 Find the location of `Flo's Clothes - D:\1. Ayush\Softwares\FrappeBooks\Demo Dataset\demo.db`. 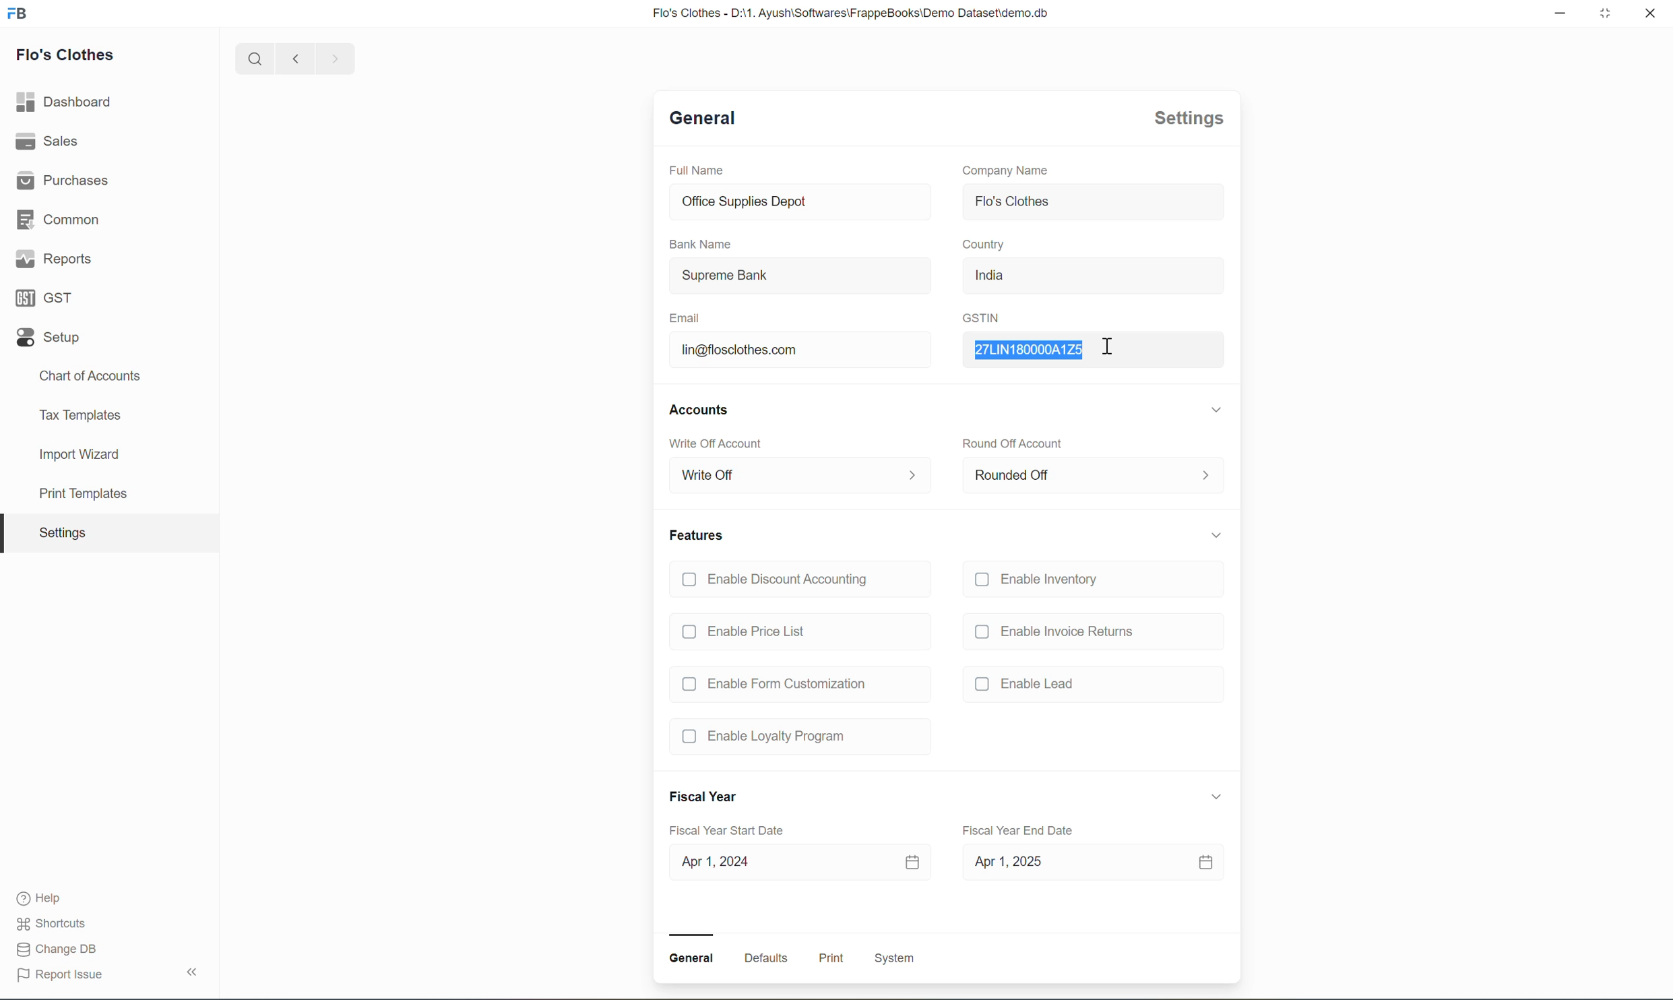

Flo's Clothes - D:\1. Ayush\Softwares\FrappeBooks\Demo Dataset\demo.db is located at coordinates (848, 12).